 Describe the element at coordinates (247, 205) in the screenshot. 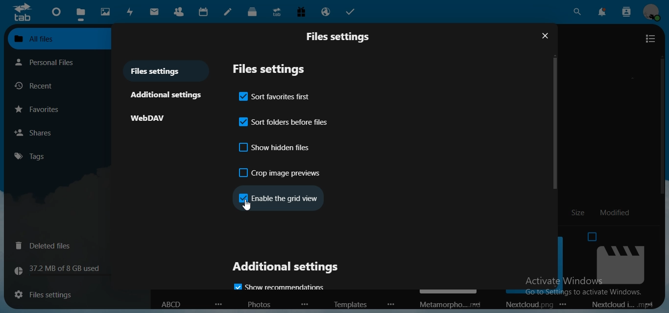

I see `cursor` at that location.